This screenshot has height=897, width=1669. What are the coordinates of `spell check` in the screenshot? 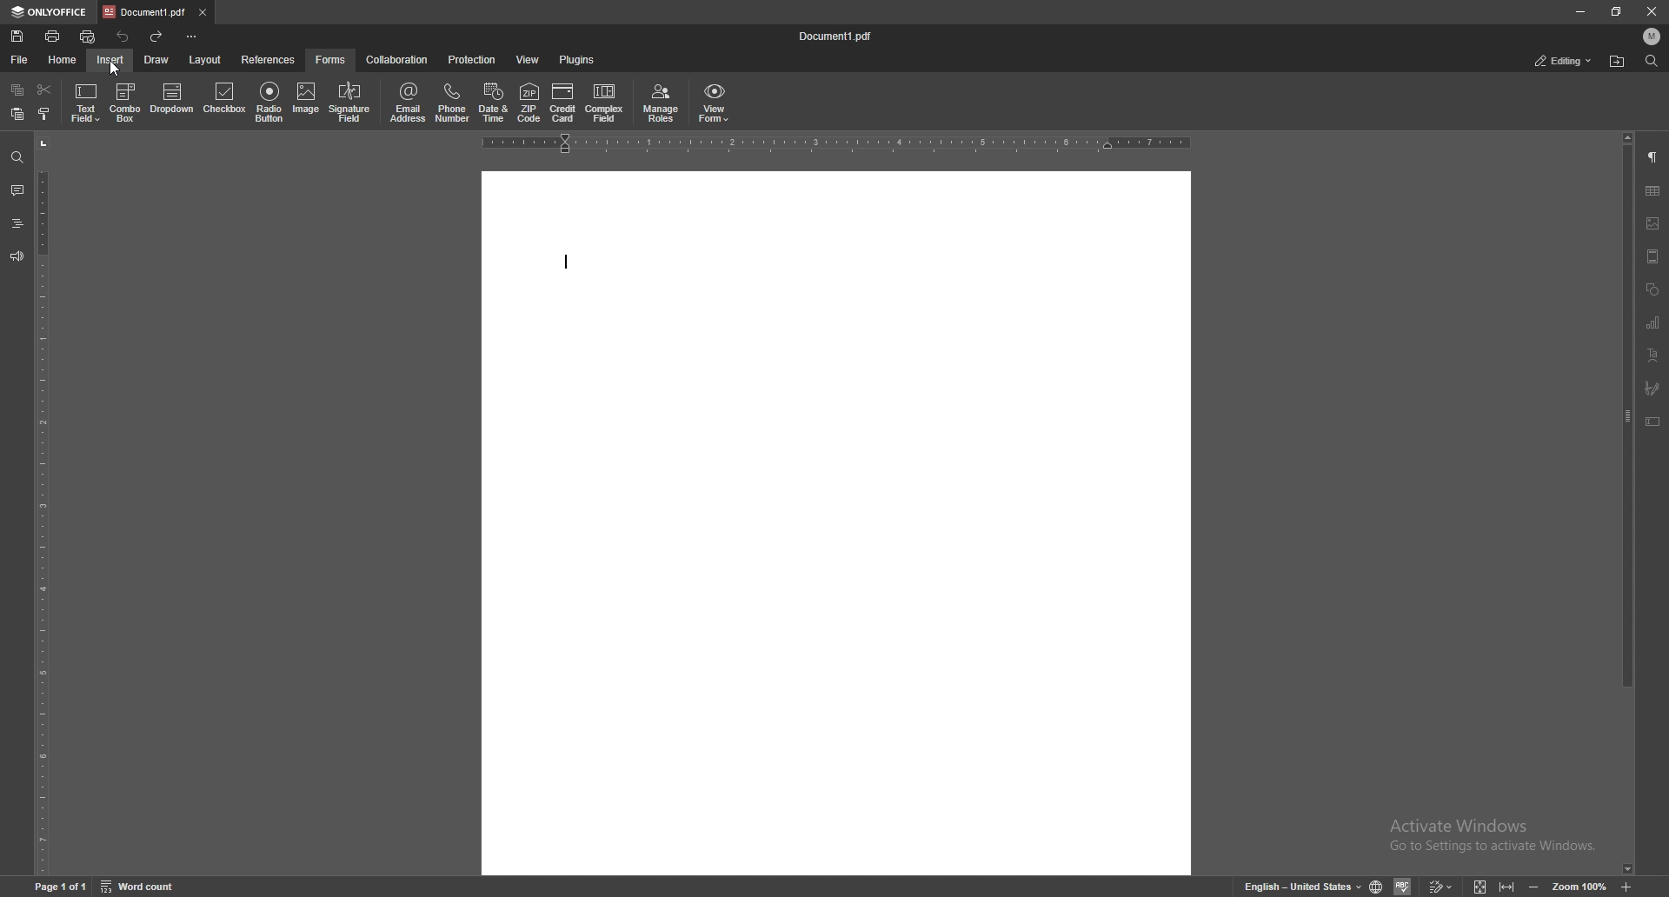 It's located at (1402, 886).